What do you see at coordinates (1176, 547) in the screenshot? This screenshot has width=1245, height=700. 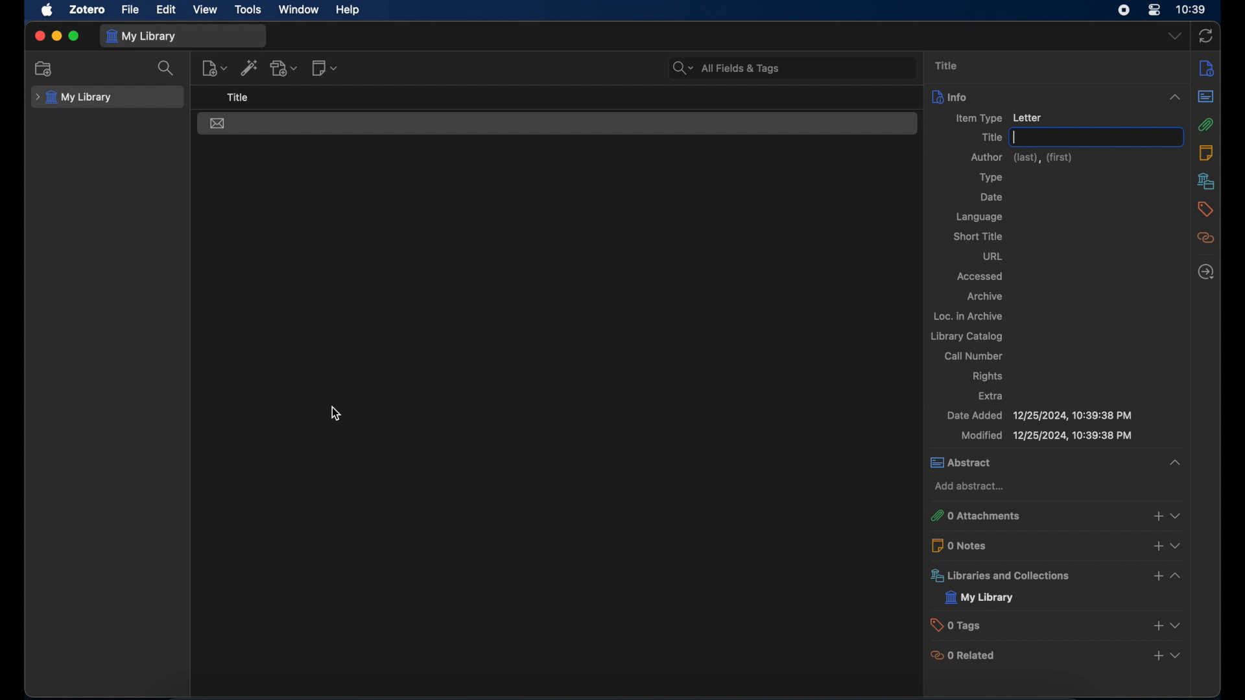 I see `view more` at bounding box center [1176, 547].